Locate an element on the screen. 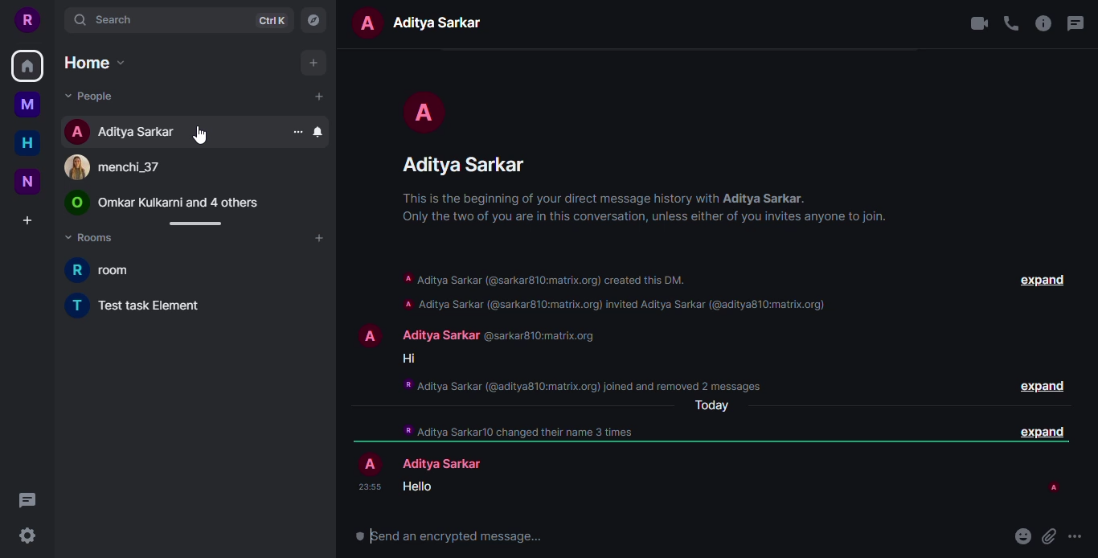  search is located at coordinates (105, 19).